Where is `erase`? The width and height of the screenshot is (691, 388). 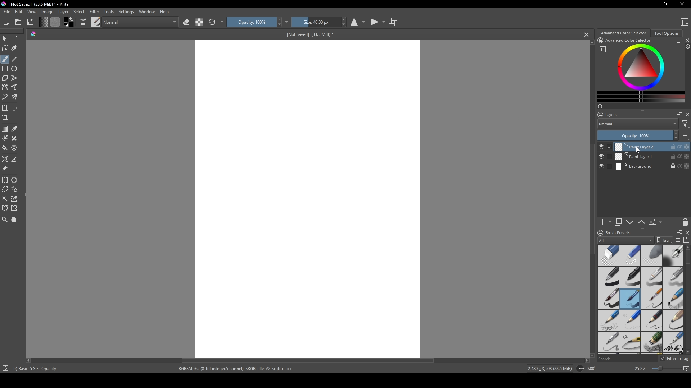
erase is located at coordinates (186, 22).